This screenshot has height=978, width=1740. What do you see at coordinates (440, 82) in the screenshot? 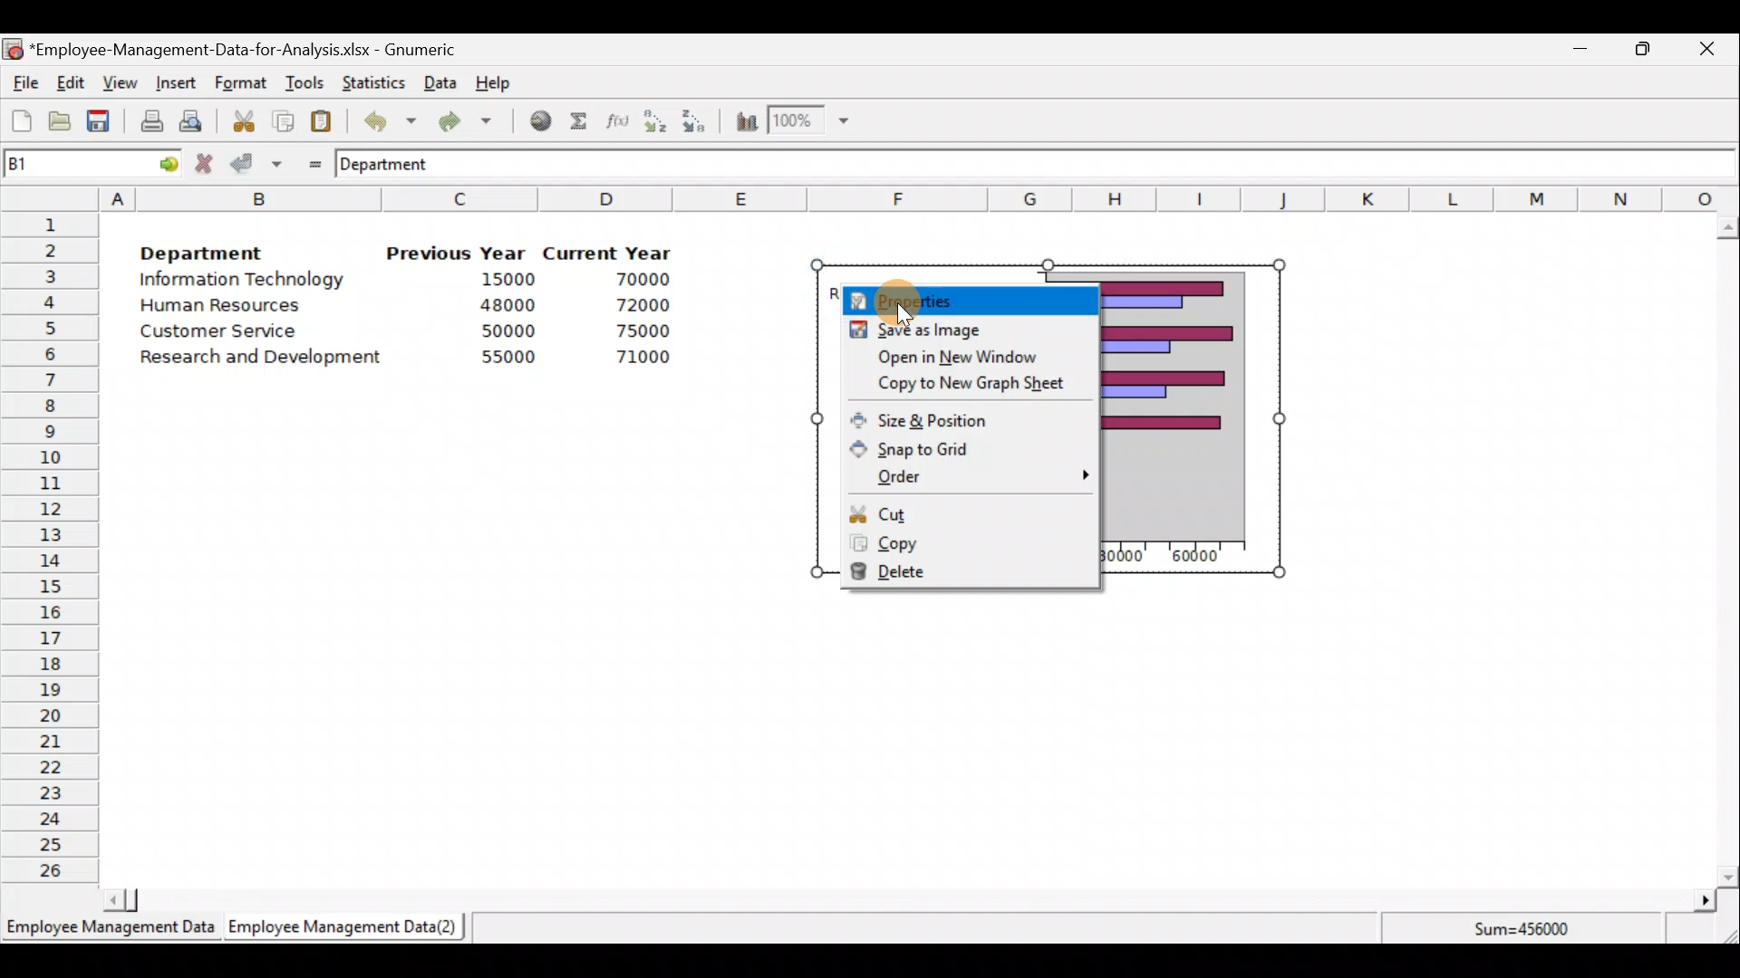
I see `Data` at bounding box center [440, 82].